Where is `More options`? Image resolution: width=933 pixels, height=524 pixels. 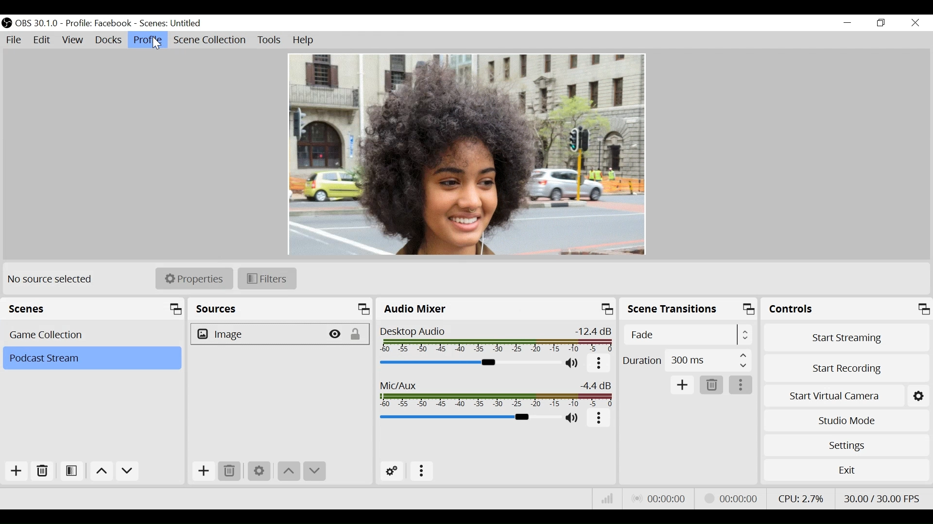
More options is located at coordinates (741, 385).